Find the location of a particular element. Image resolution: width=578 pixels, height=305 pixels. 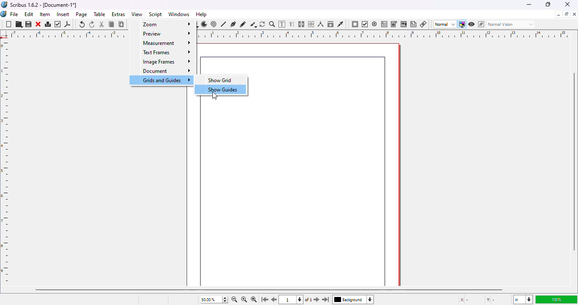

measurement is located at coordinates (162, 43).